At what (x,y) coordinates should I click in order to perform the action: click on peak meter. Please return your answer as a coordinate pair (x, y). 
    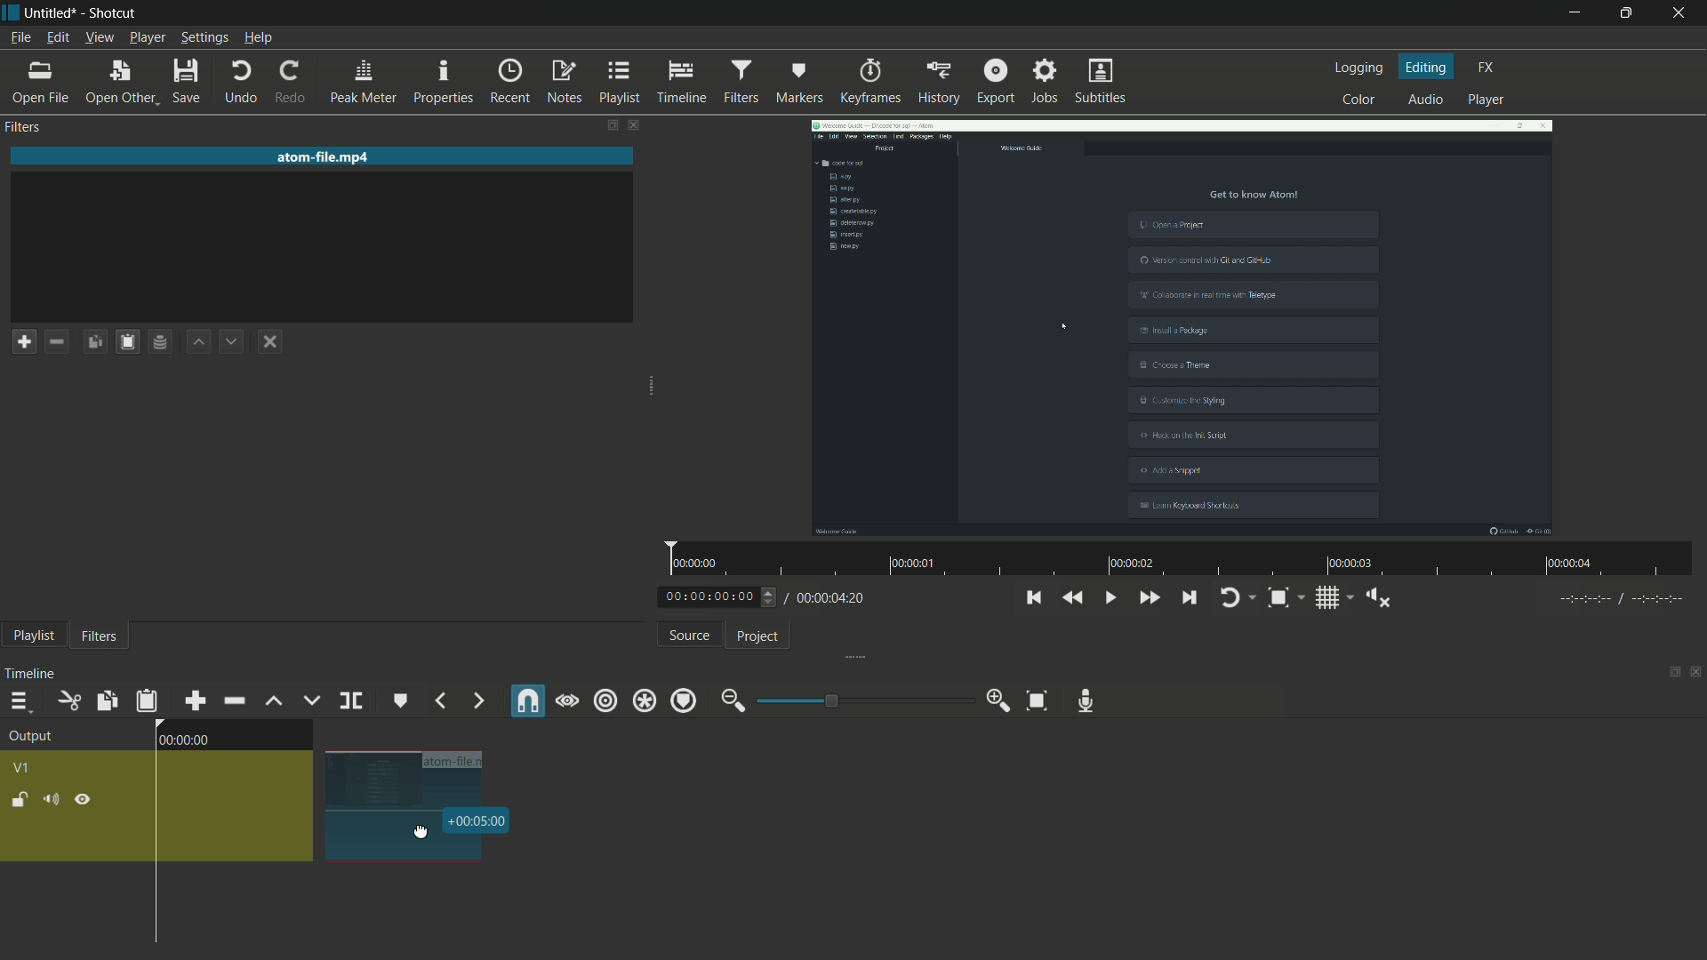
    Looking at the image, I should click on (361, 81).